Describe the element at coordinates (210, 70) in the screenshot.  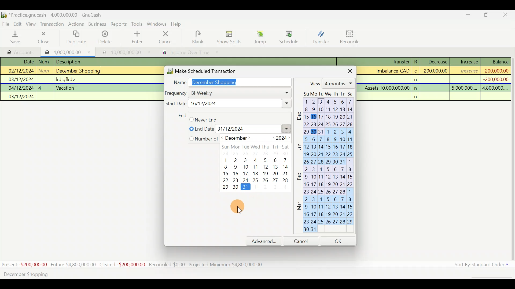
I see `Make scheduled transaction` at that location.